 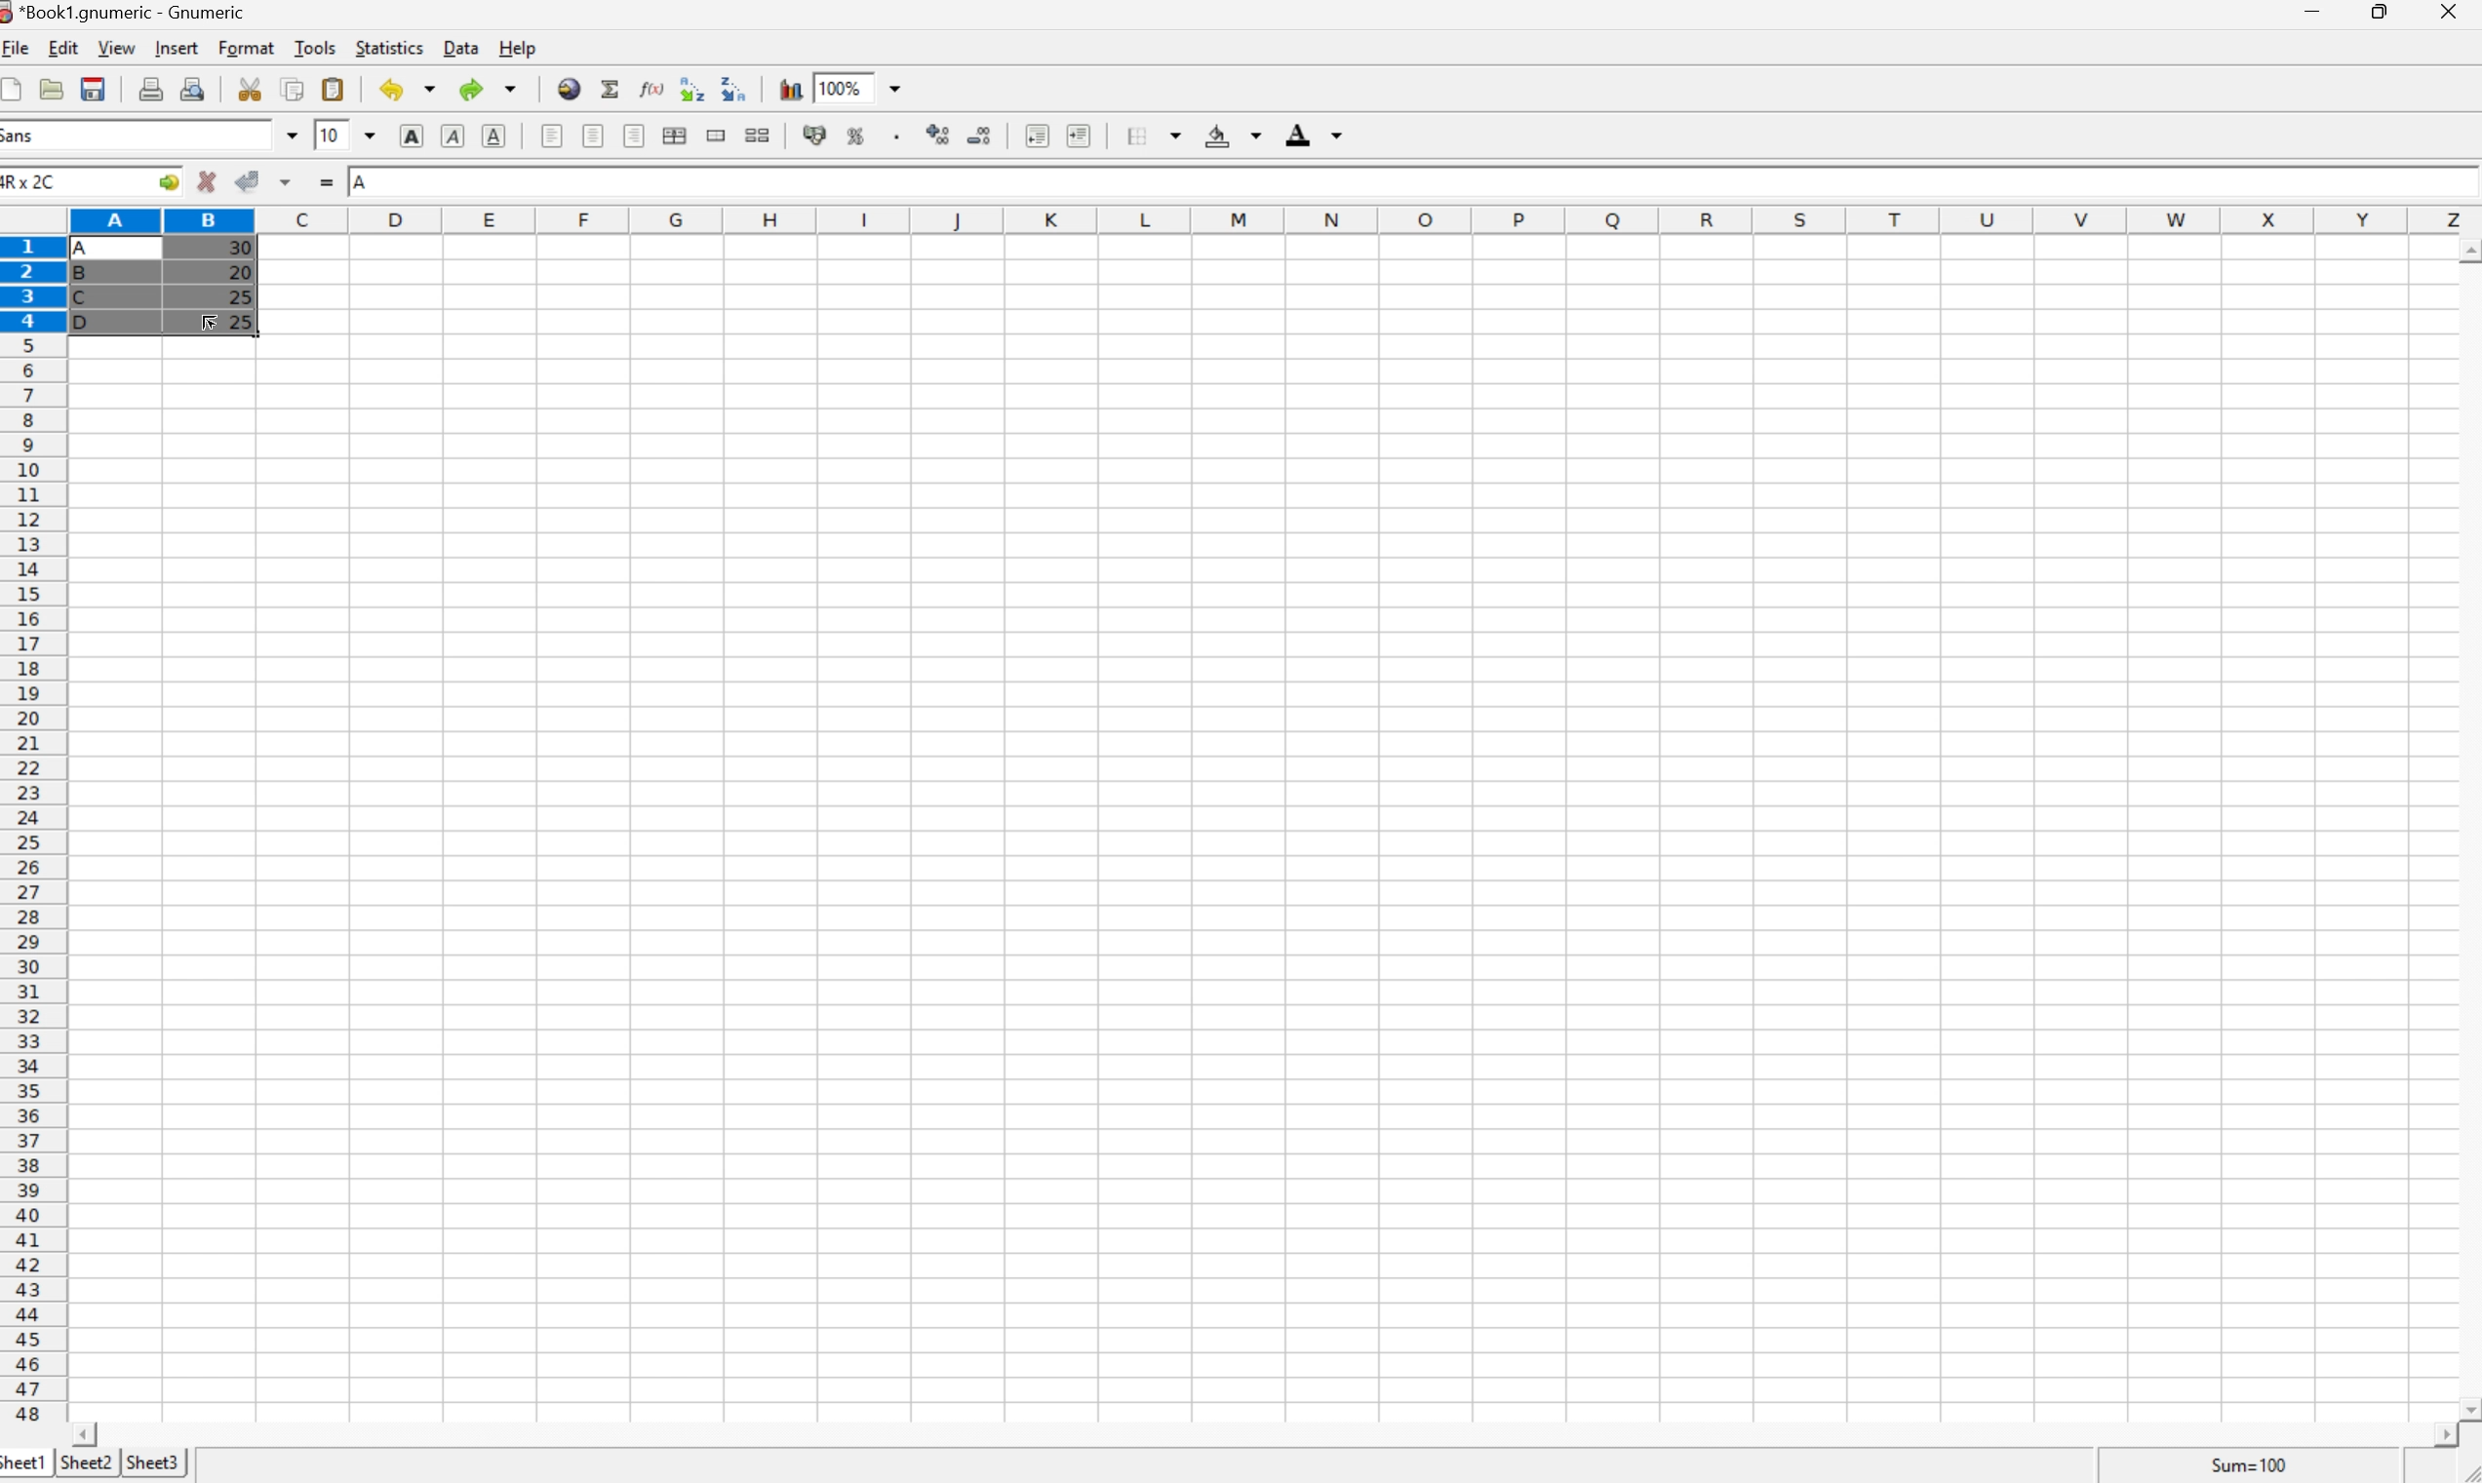 I want to click on 100%, so click(x=838, y=87).